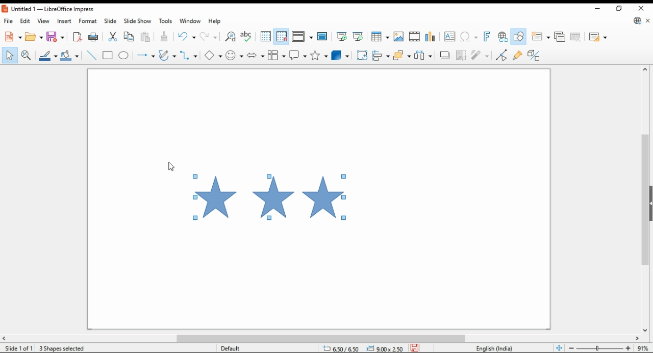 The width and height of the screenshot is (653, 353). I want to click on toggle point edit mode, so click(501, 55).